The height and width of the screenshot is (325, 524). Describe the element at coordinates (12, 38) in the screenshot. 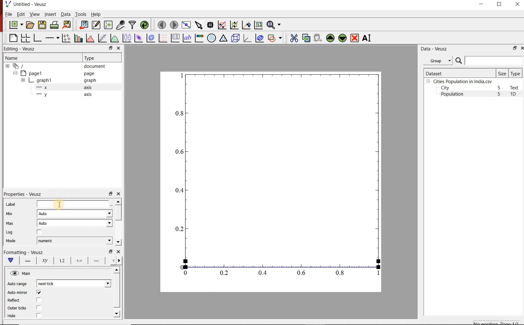

I see `blank page` at that location.